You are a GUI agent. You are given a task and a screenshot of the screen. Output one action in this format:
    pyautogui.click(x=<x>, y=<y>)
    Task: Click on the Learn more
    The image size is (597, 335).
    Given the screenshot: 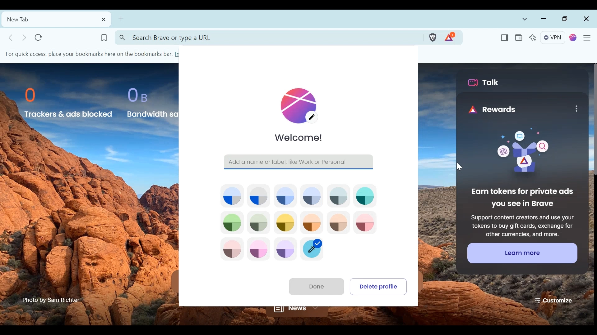 What is the action you would take?
    pyautogui.click(x=522, y=253)
    